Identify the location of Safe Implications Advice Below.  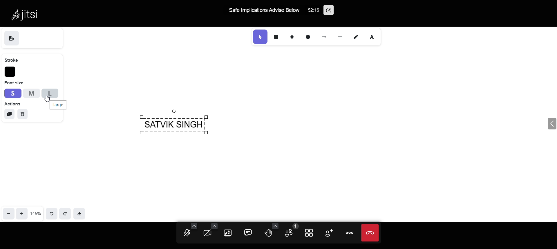
(265, 11).